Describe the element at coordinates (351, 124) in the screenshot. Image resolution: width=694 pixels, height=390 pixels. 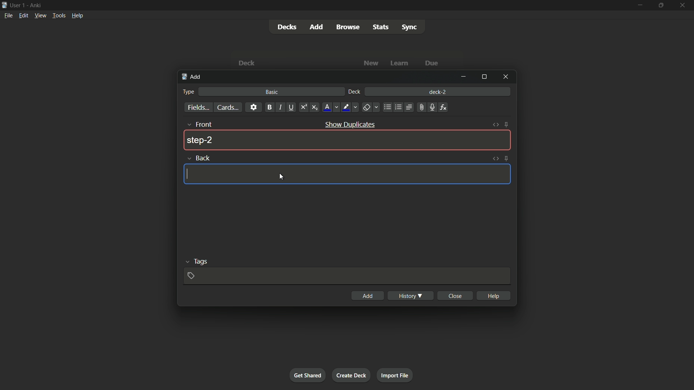
I see `show duplicates` at that location.